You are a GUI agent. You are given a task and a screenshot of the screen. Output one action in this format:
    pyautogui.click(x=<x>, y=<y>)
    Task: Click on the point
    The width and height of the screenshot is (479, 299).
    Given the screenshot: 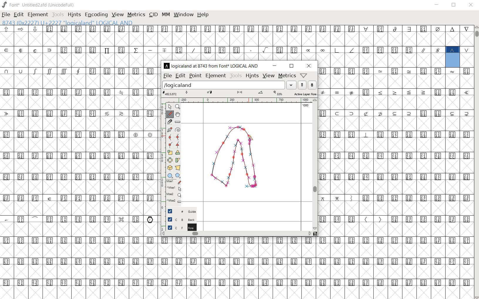 What is the action you would take?
    pyautogui.click(x=195, y=76)
    